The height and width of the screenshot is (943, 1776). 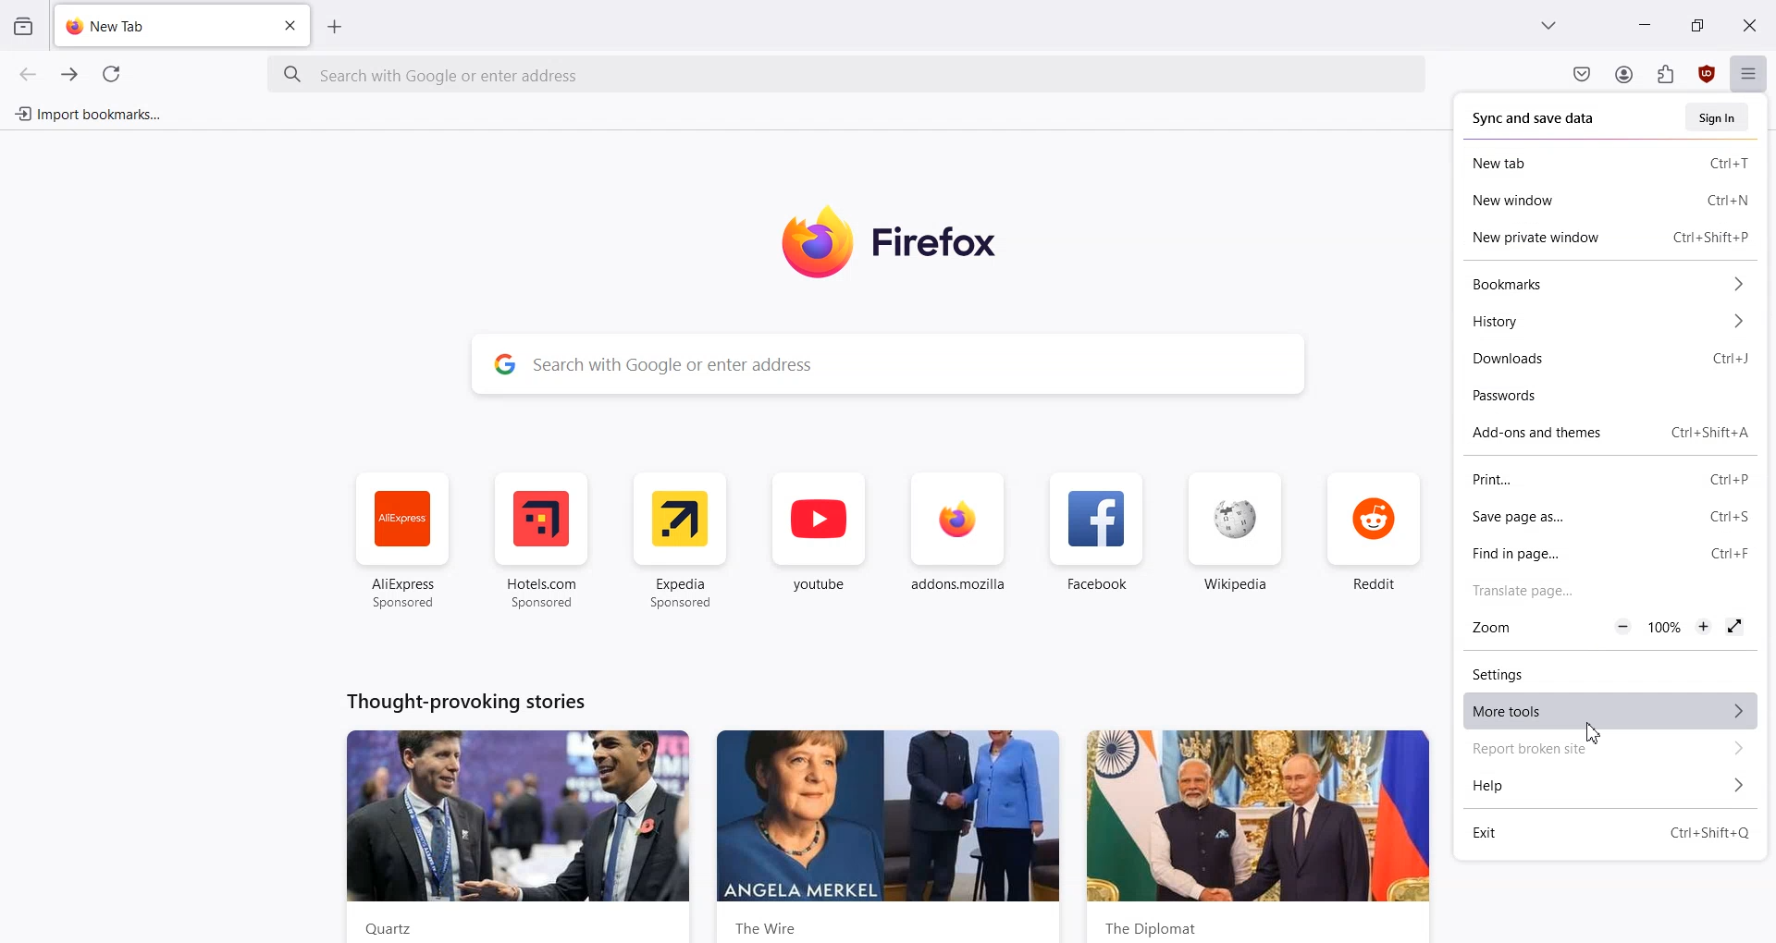 I want to click on Save pages as, so click(x=1567, y=520).